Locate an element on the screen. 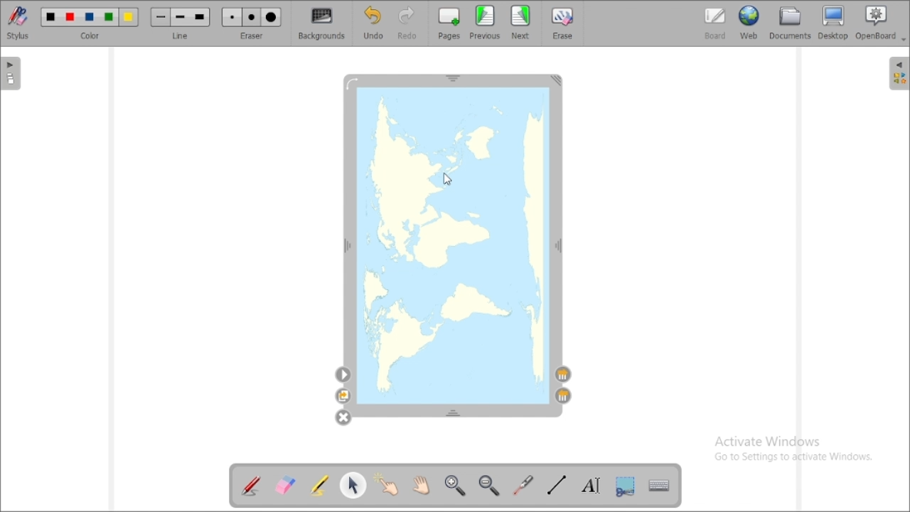  sidebar settings is located at coordinates (897, 73).